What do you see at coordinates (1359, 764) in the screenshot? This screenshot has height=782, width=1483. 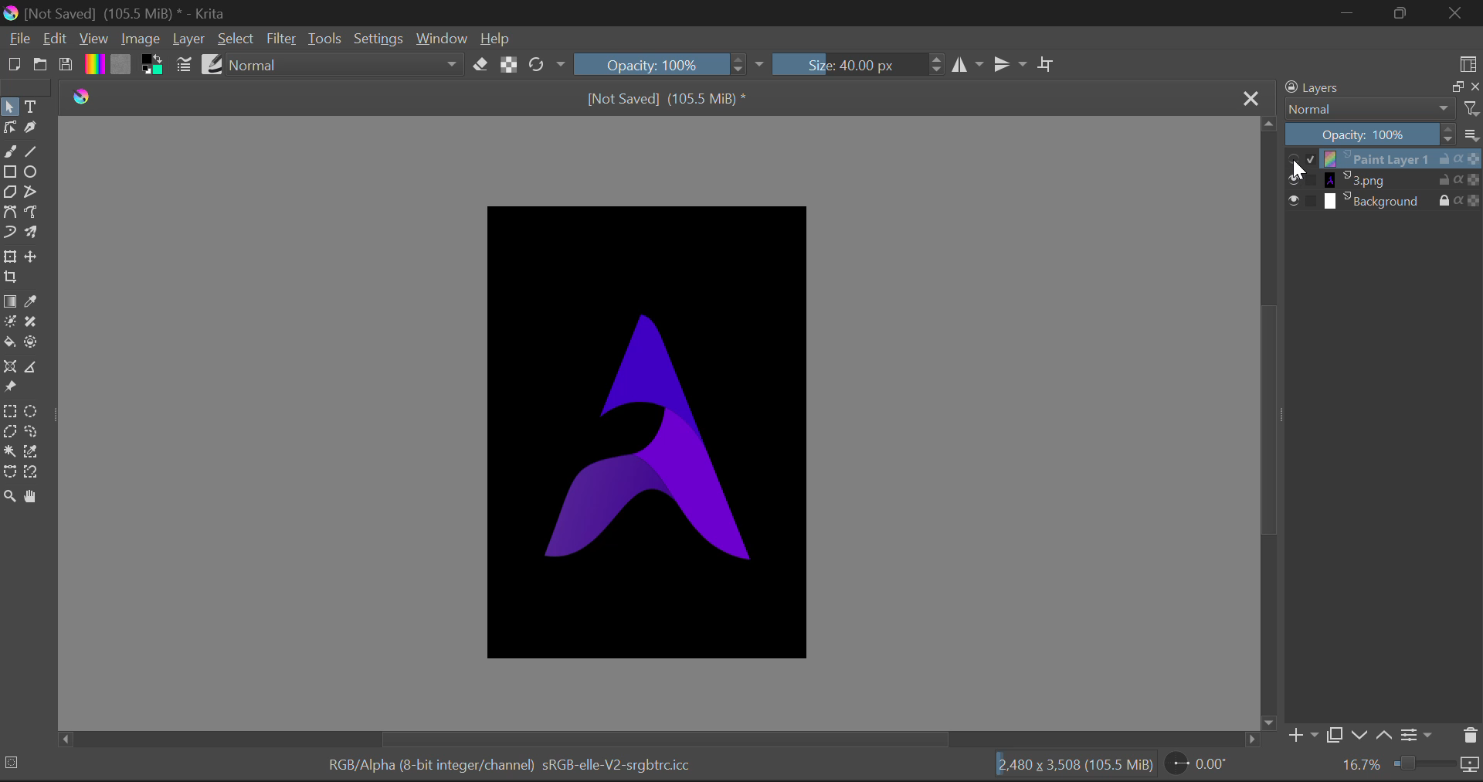 I see `16.7%` at bounding box center [1359, 764].